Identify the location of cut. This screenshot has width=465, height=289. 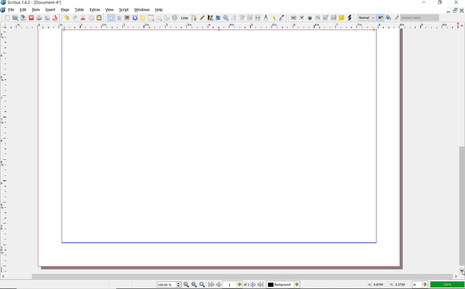
(83, 17).